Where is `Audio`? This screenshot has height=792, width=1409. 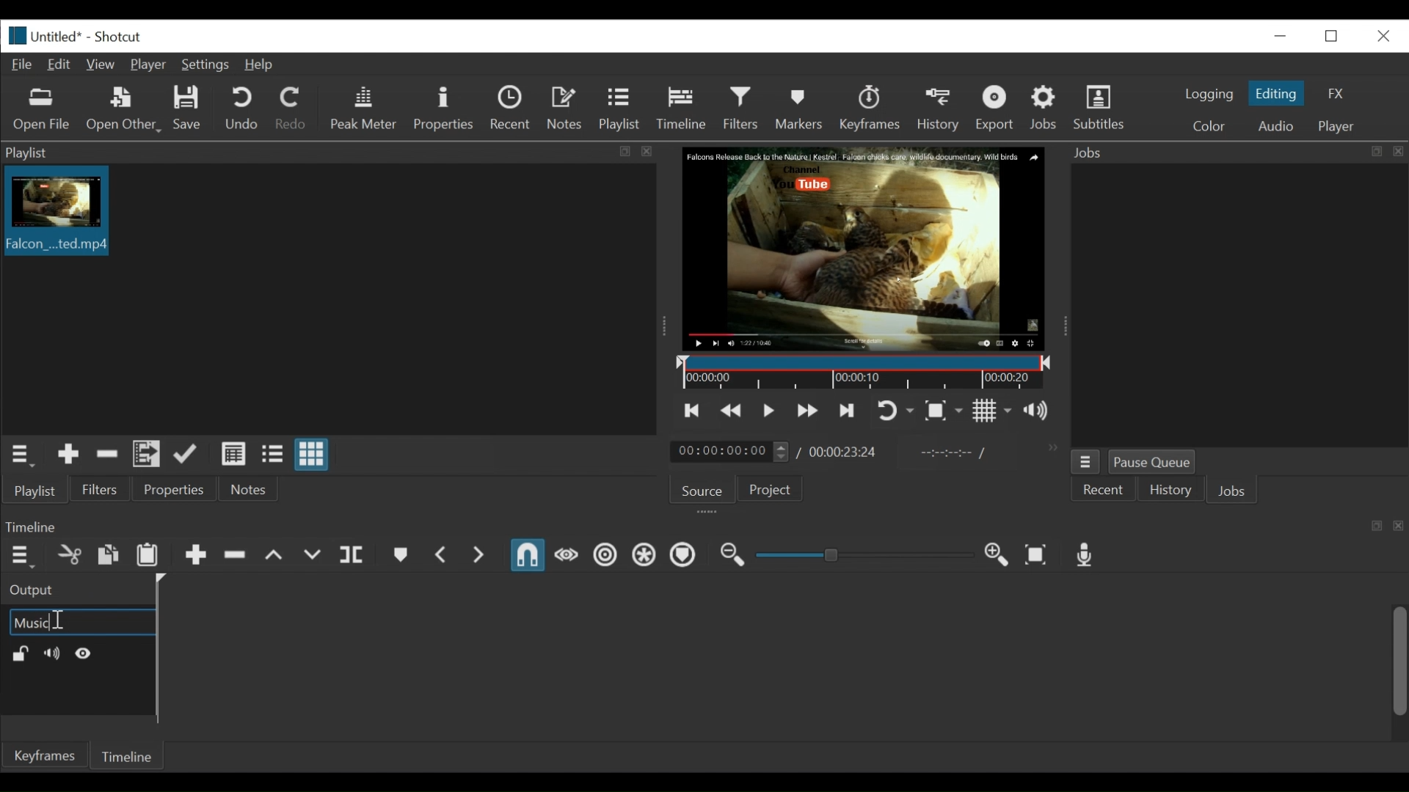 Audio is located at coordinates (1274, 125).